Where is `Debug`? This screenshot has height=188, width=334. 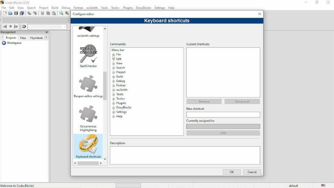 Debug is located at coordinates (65, 7).